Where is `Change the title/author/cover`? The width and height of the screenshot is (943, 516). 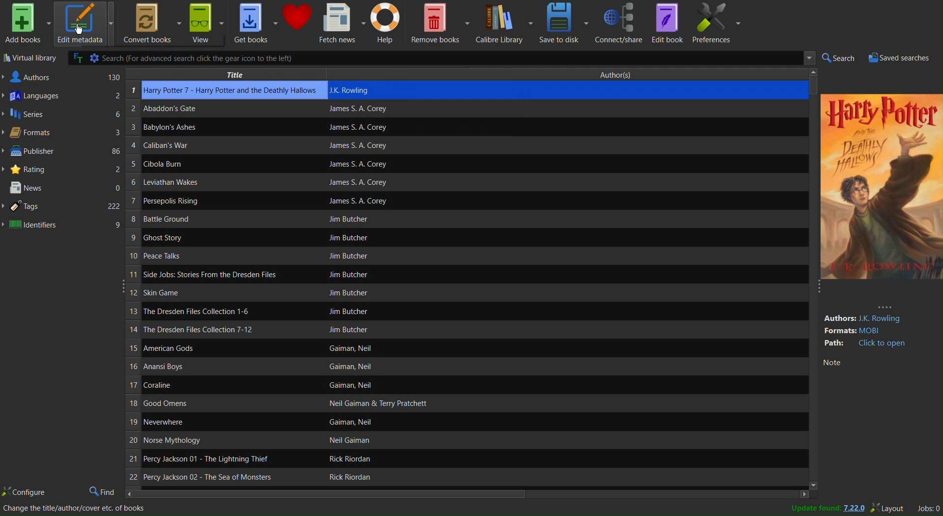 Change the title/author/cover is located at coordinates (75, 510).